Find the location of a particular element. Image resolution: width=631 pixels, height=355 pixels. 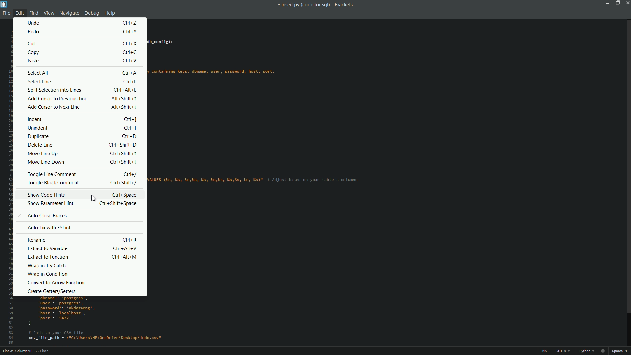

auto fix with eslint is located at coordinates (50, 228).